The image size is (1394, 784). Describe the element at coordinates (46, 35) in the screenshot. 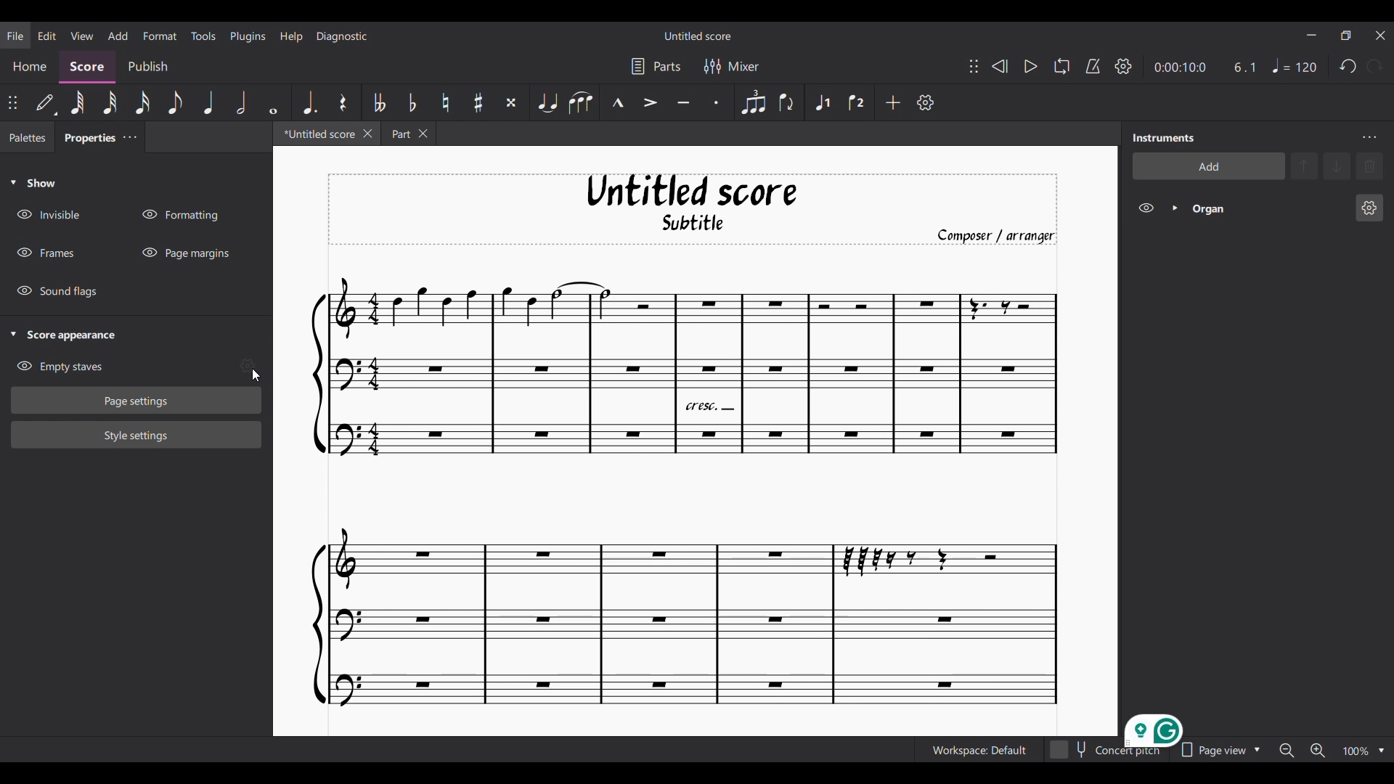

I see `Edit menu` at that location.